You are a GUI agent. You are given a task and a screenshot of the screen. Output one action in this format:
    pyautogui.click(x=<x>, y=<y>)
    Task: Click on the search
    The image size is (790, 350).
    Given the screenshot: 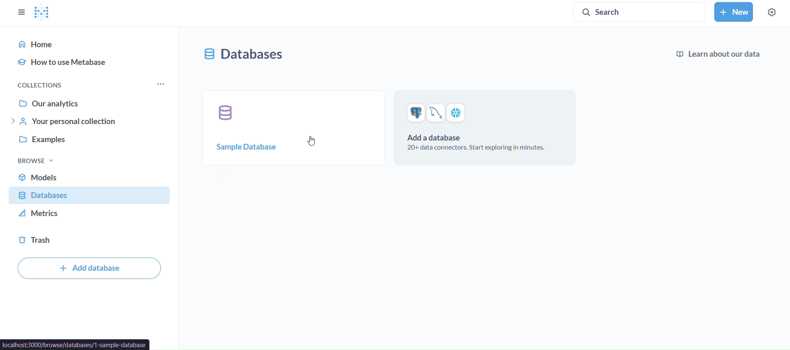 What is the action you would take?
    pyautogui.click(x=617, y=12)
    